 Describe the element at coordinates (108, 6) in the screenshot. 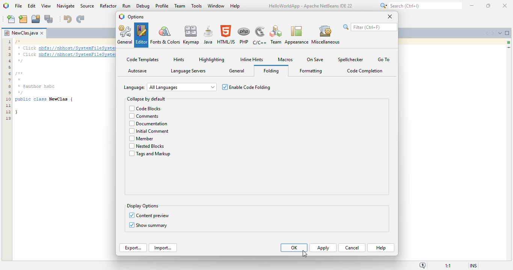

I see `refactor` at that location.